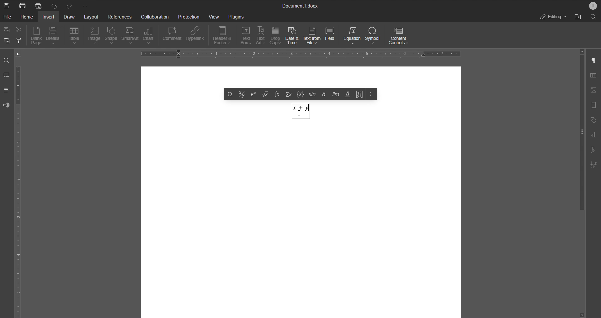 This screenshot has height=318, width=601. What do you see at coordinates (7, 106) in the screenshot?
I see `Feedback and Support` at bounding box center [7, 106].